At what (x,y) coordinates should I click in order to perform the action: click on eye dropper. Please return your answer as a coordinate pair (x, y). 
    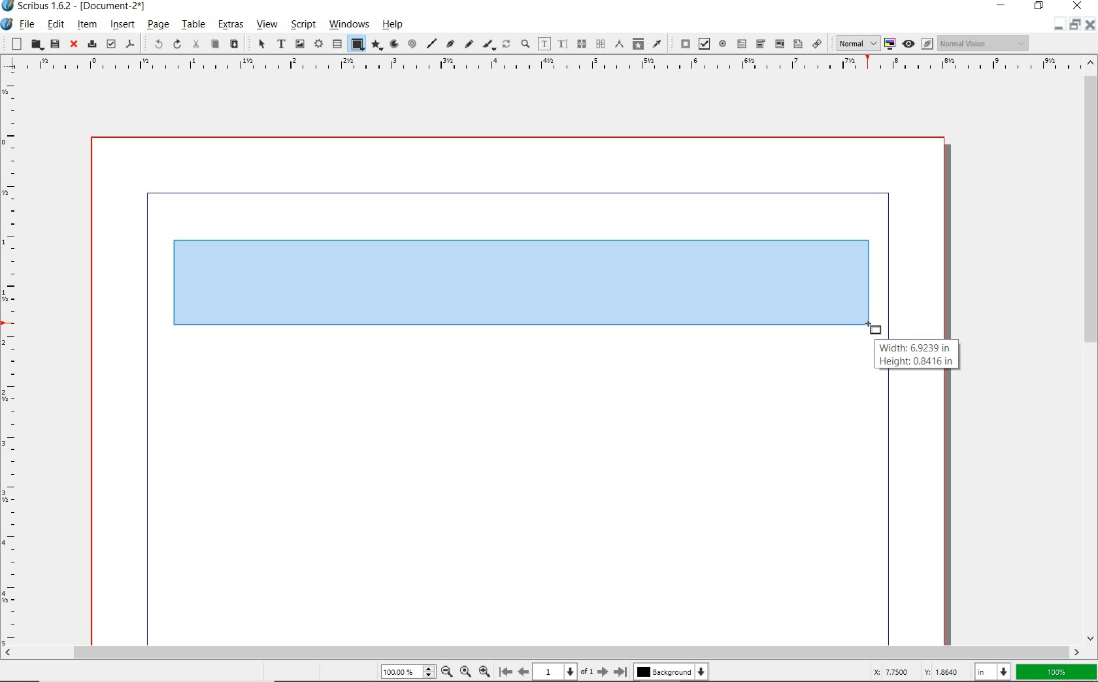
    Looking at the image, I should click on (657, 44).